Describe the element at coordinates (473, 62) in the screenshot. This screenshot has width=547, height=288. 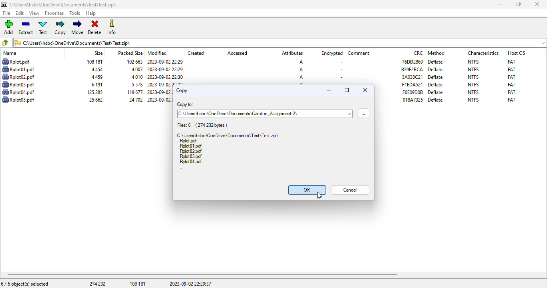
I see `NTFS` at that location.